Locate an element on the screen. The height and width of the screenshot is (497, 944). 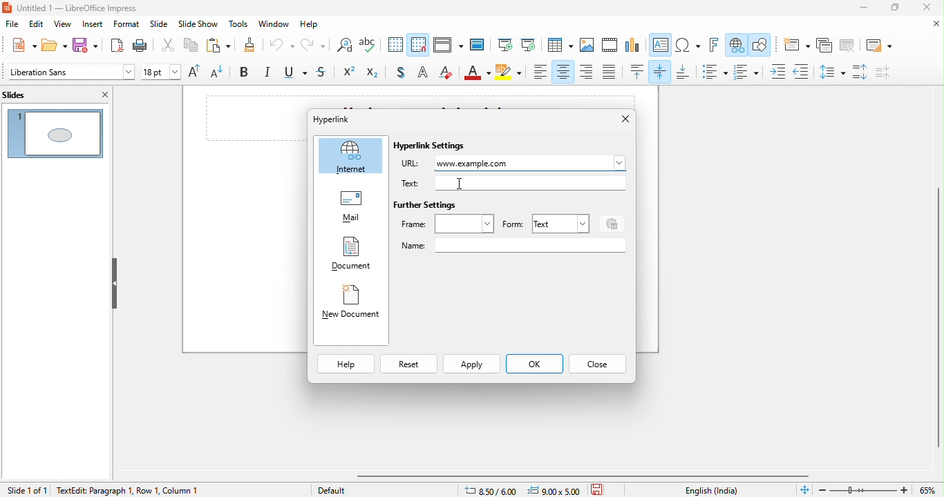
spelling is located at coordinates (372, 46).